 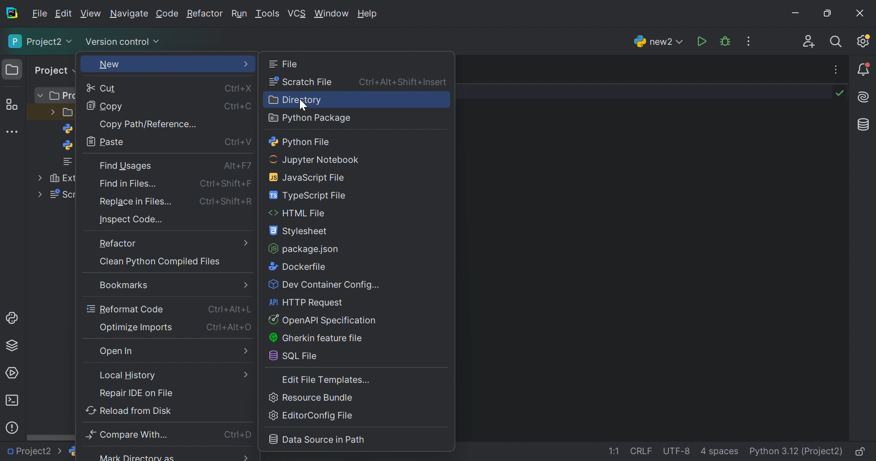 I want to click on Clean python compiled files, so click(x=160, y=262).